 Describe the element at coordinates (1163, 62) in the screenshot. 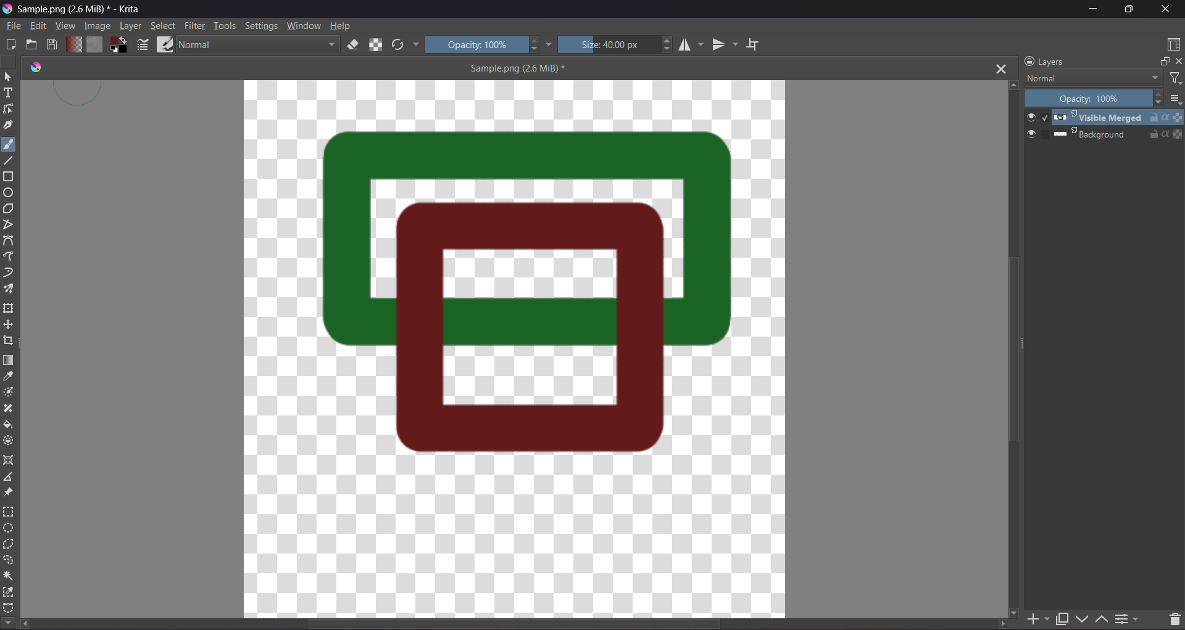

I see `Float Docker` at that location.